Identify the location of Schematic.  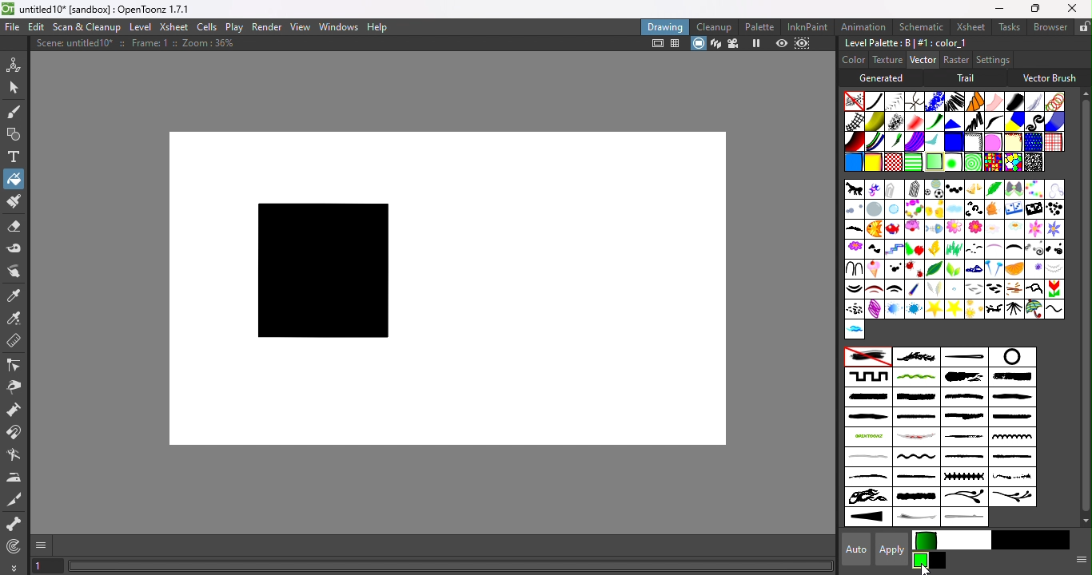
(920, 27).